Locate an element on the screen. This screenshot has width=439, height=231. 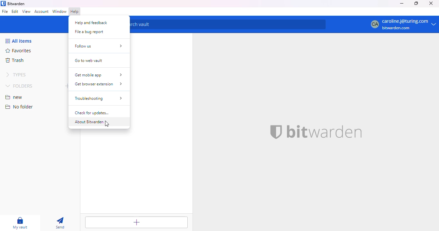
search vault is located at coordinates (228, 24).